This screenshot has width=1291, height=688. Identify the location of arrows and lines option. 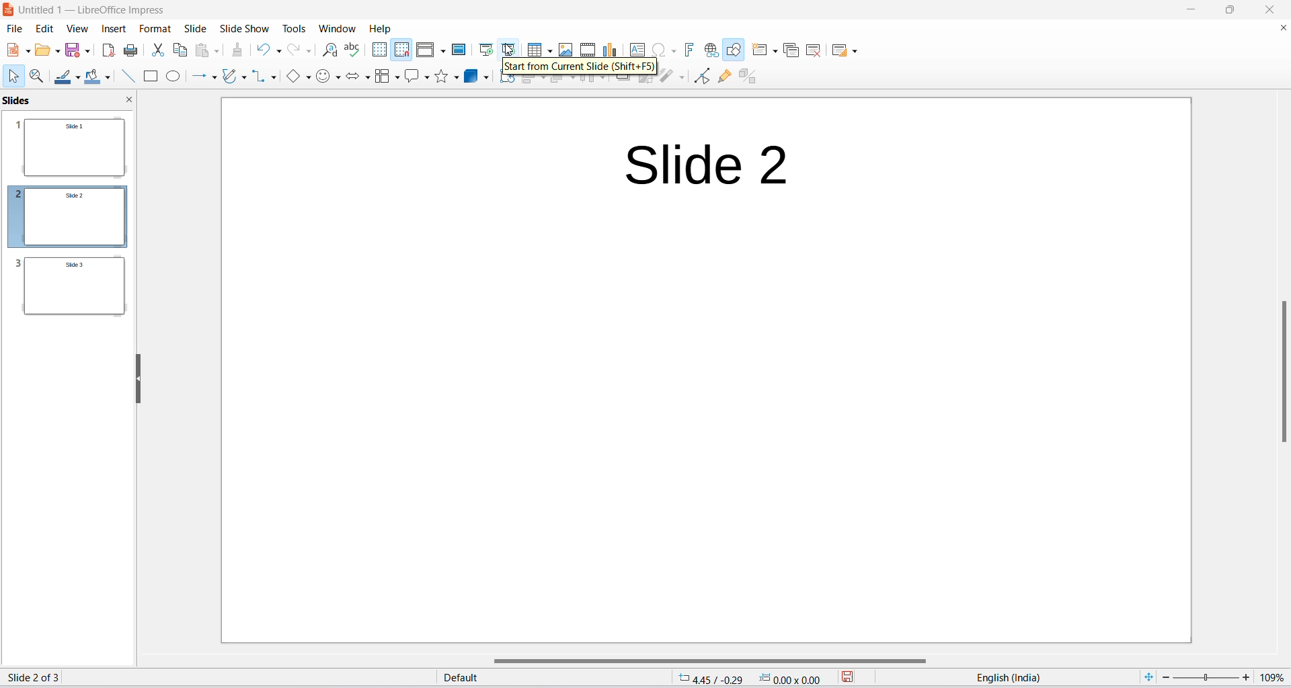
(213, 76).